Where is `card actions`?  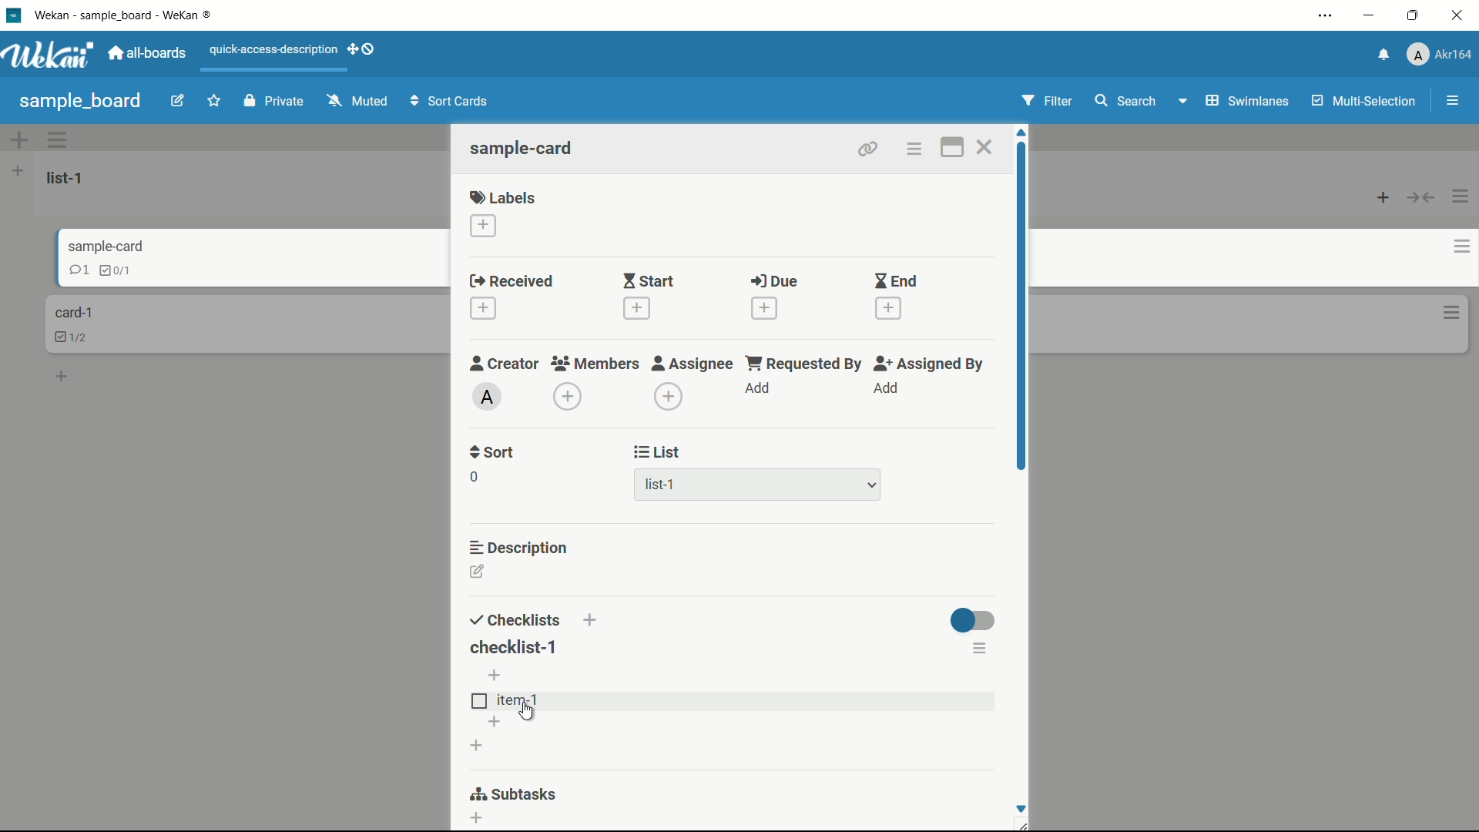
card actions is located at coordinates (1453, 314).